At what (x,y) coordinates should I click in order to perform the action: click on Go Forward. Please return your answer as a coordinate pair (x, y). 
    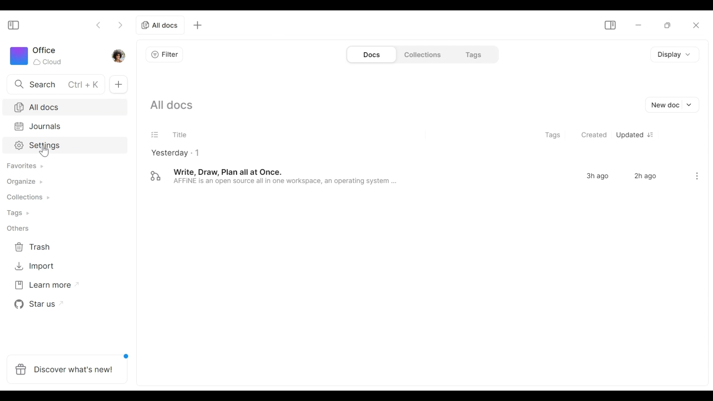
    Looking at the image, I should click on (121, 24).